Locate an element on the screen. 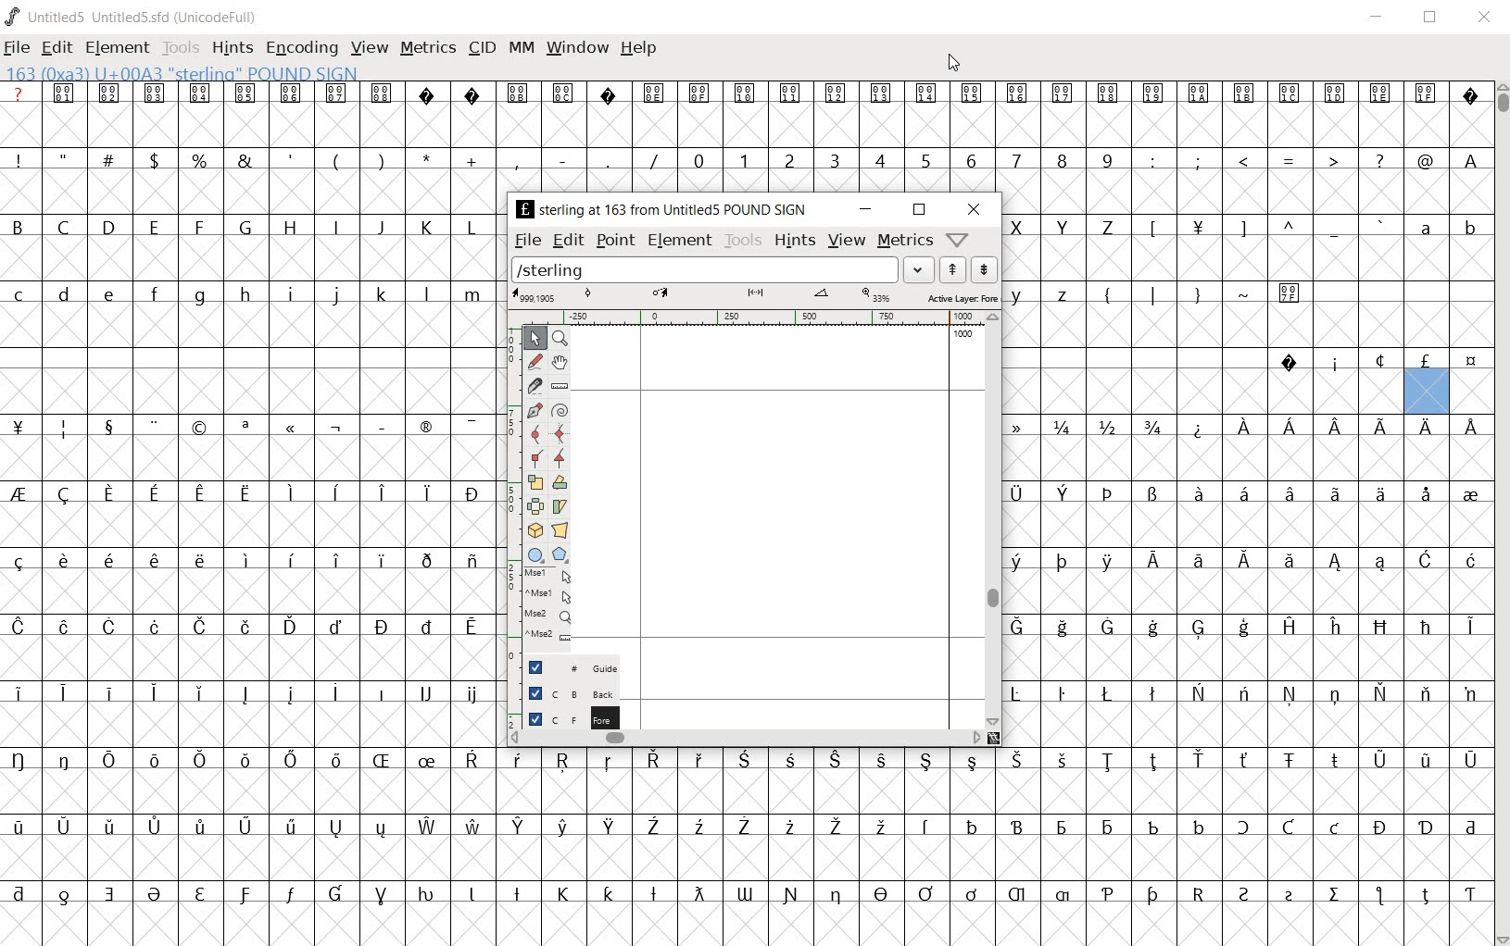  Symbol is located at coordinates (425, 559).